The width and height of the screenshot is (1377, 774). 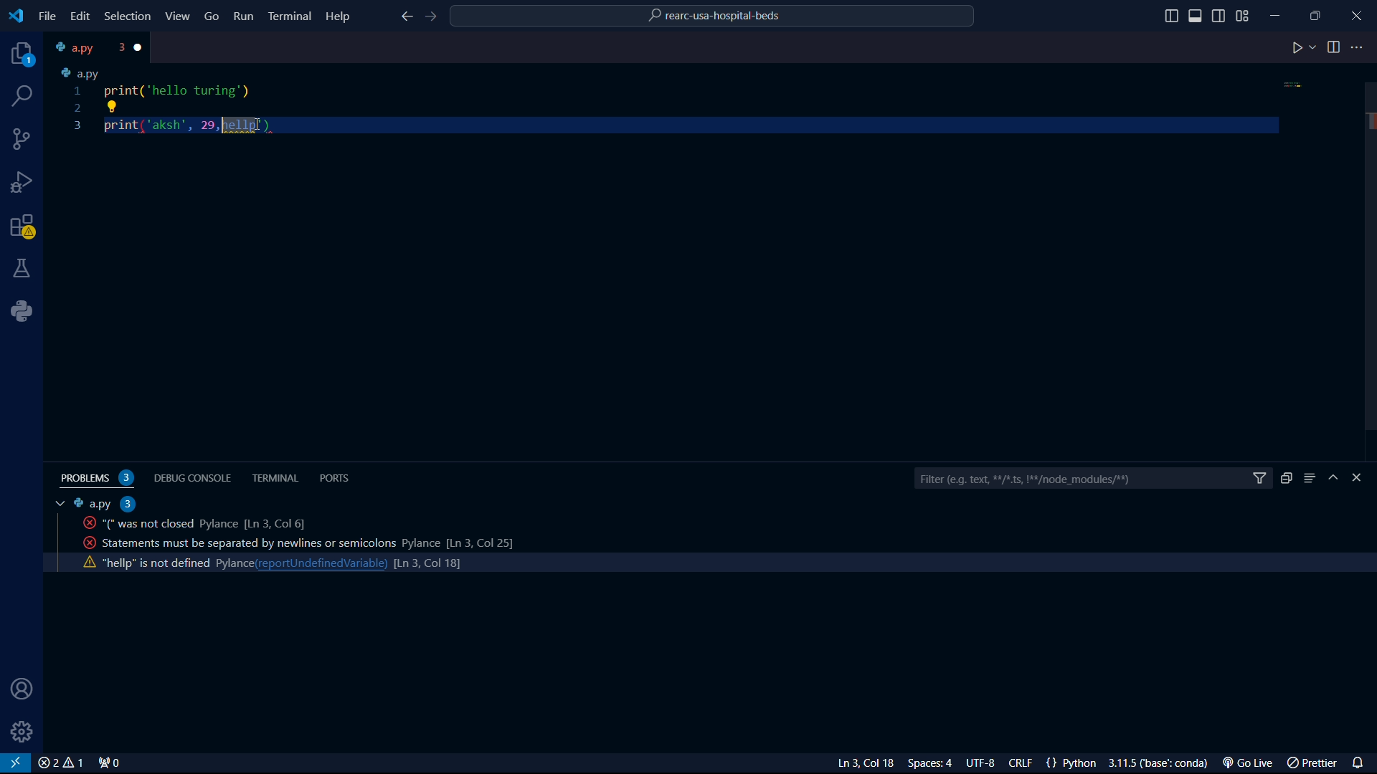 What do you see at coordinates (1335, 479) in the screenshot?
I see `hide` at bounding box center [1335, 479].